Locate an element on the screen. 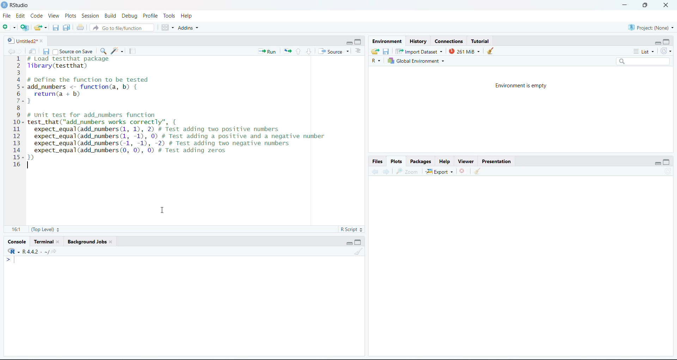  Plots is located at coordinates (396, 161).